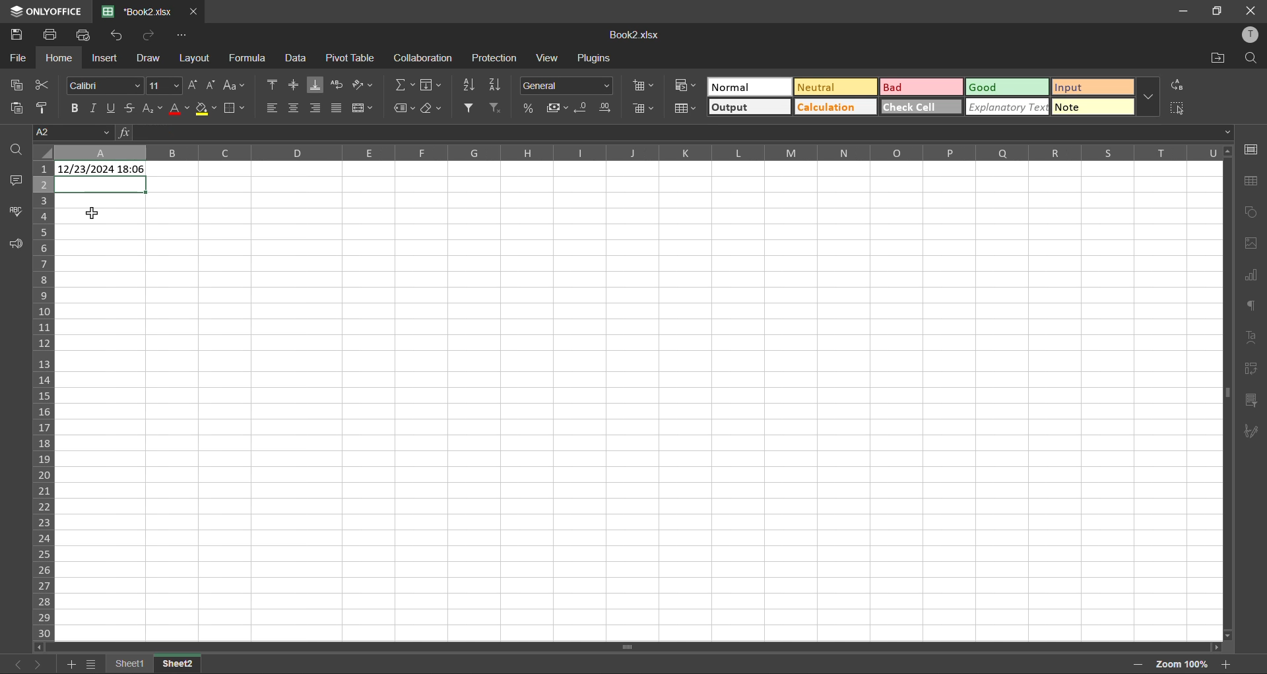 The image size is (1267, 674). I want to click on shapes, so click(1252, 212).